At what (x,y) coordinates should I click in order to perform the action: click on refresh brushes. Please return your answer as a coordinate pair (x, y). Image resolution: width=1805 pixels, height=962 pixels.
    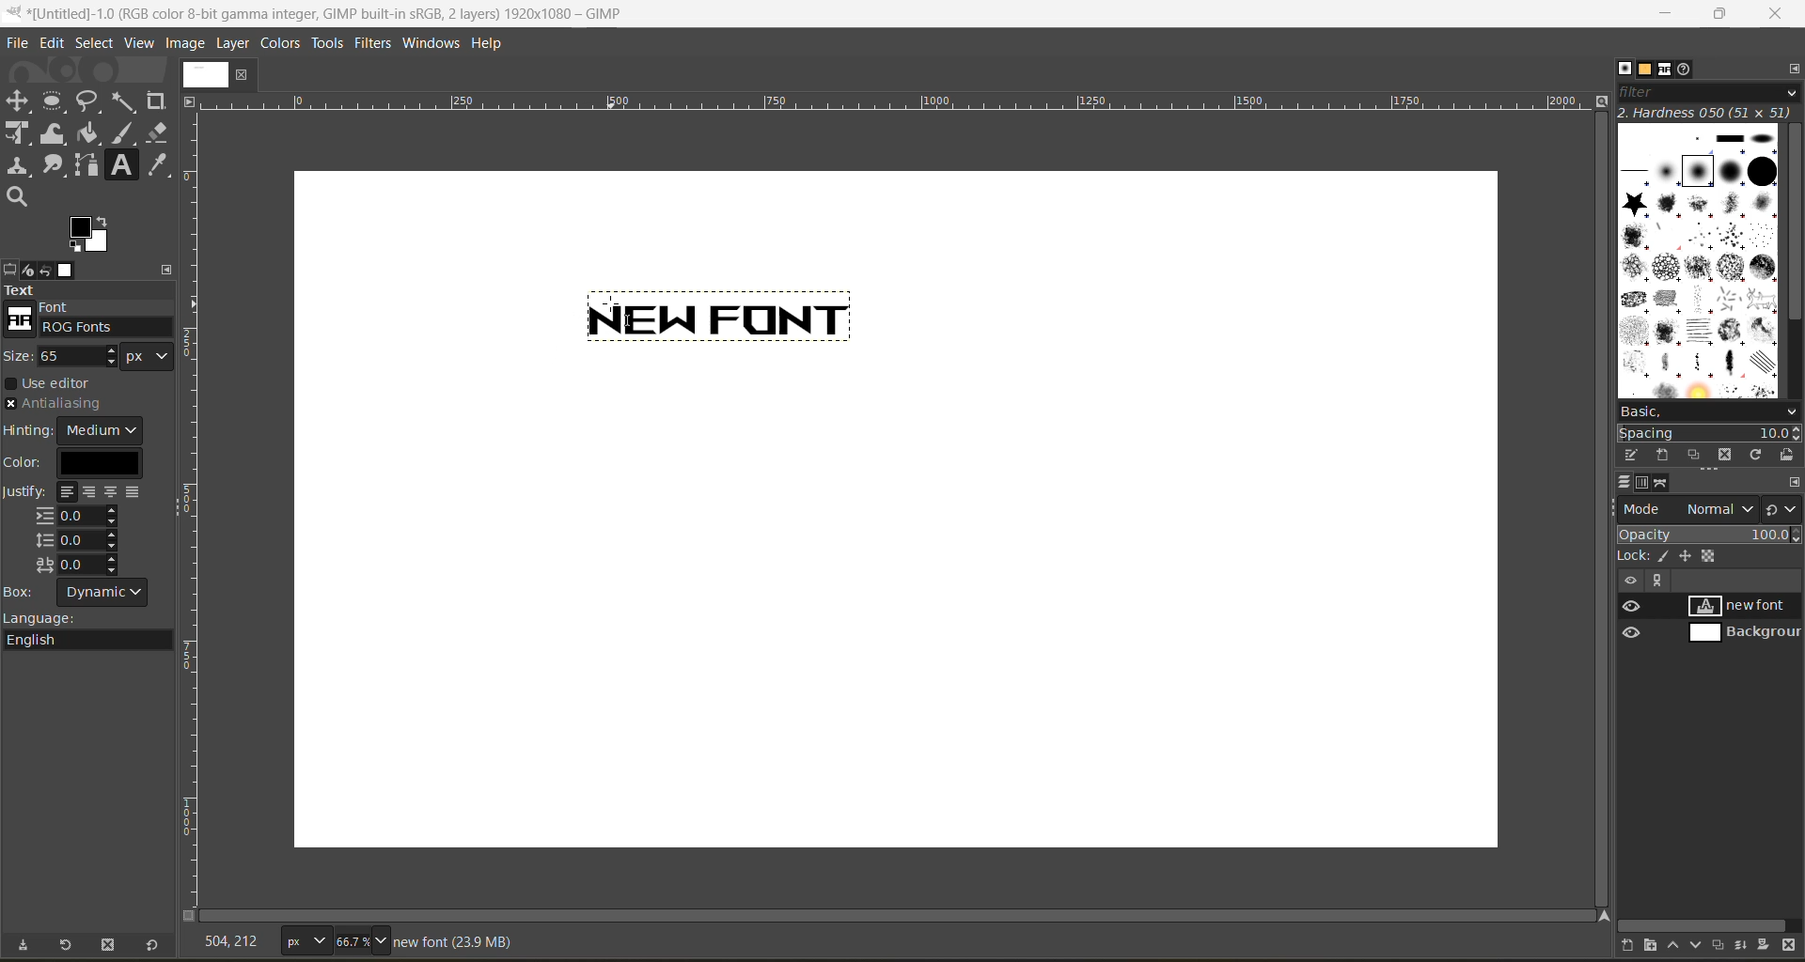
    Looking at the image, I should click on (1759, 457).